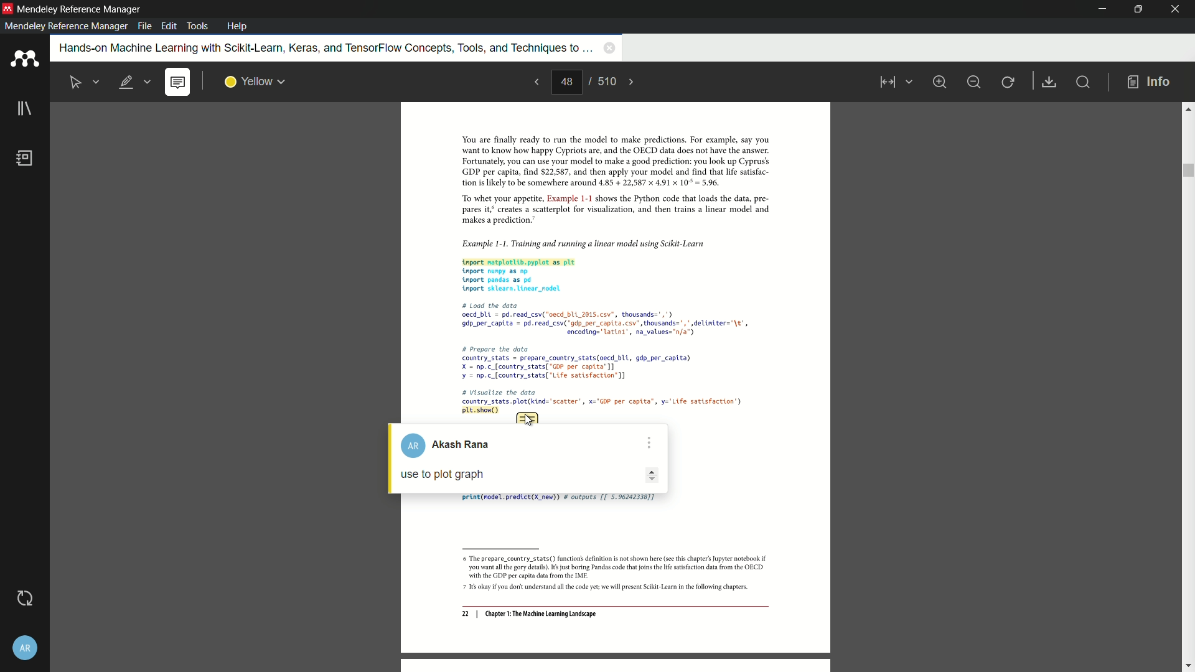 The height and width of the screenshot is (672, 1195). I want to click on scroll down, so click(1188, 666).